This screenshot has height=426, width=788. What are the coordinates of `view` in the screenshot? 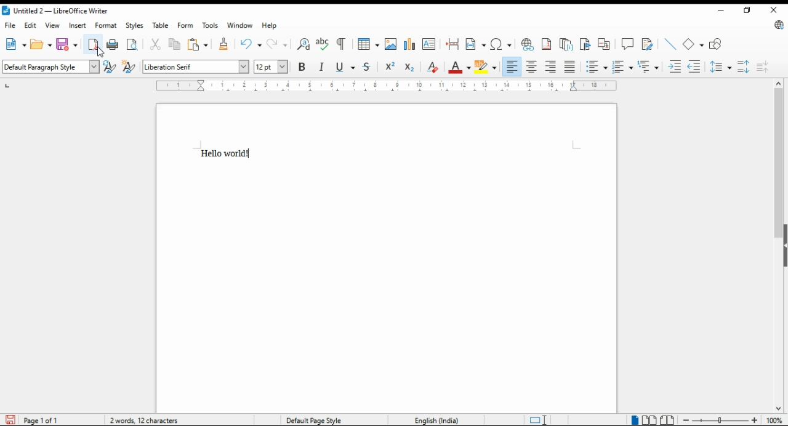 It's located at (53, 25).